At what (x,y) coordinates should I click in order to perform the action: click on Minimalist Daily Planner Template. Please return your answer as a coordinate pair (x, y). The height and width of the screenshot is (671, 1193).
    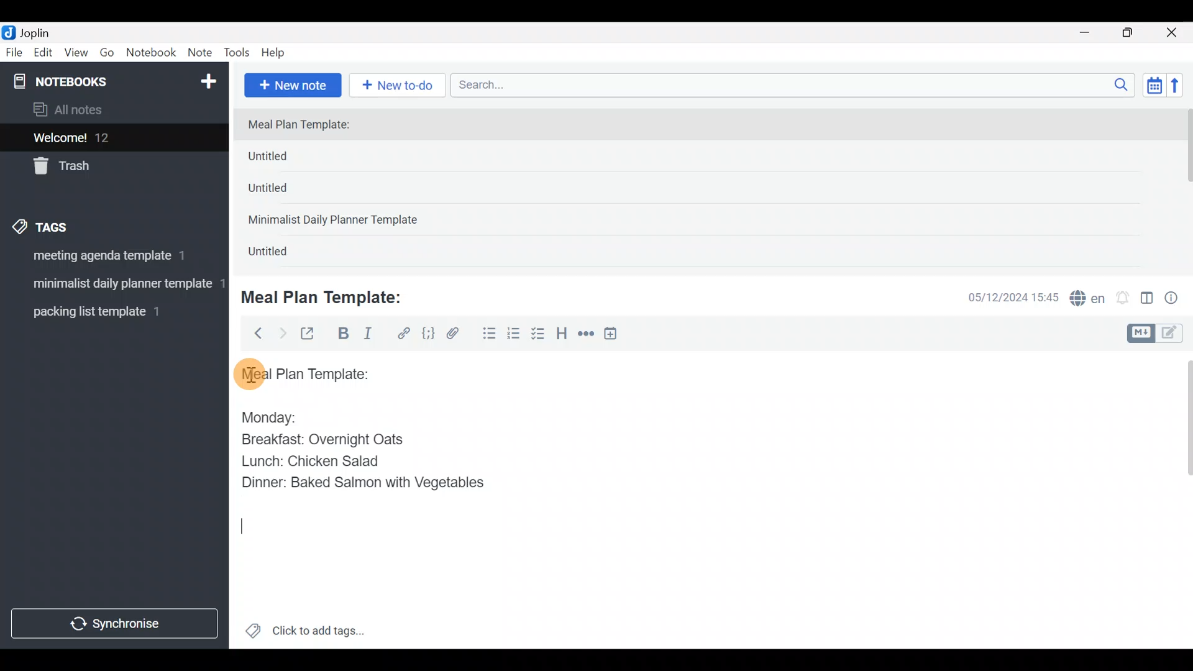
    Looking at the image, I should click on (337, 221).